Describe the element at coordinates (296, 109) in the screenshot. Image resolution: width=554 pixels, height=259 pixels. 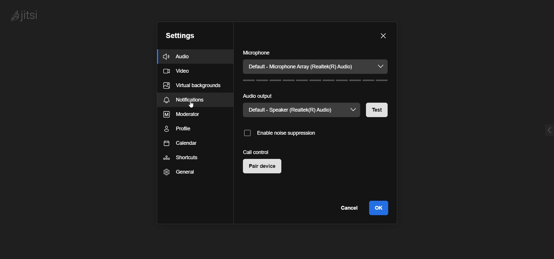
I see `current speaker` at that location.